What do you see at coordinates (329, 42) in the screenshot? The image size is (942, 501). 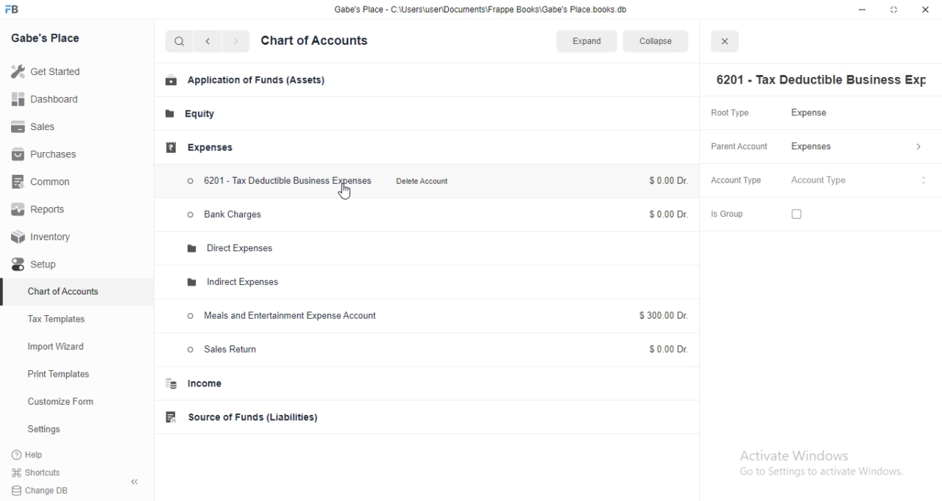 I see `Chart of Accounts.` at bounding box center [329, 42].